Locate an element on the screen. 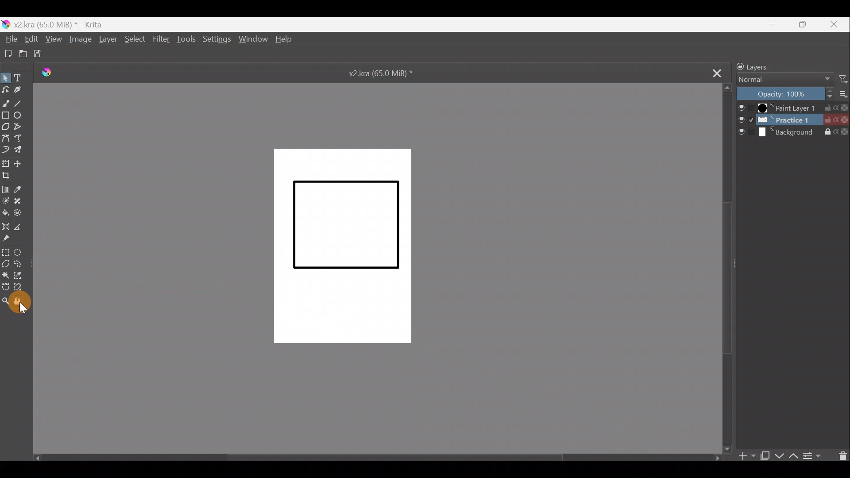  Zoom tool is located at coordinates (6, 301).